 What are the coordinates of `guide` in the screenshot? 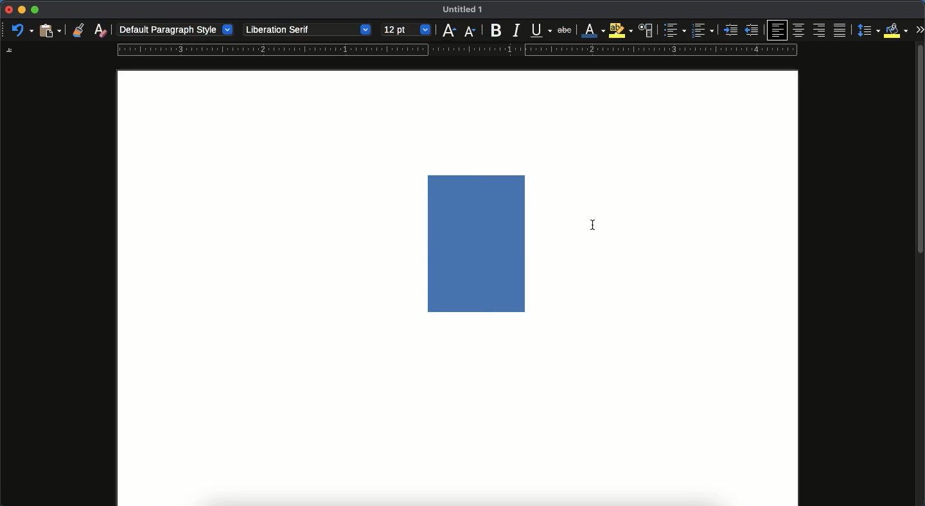 It's located at (457, 50).